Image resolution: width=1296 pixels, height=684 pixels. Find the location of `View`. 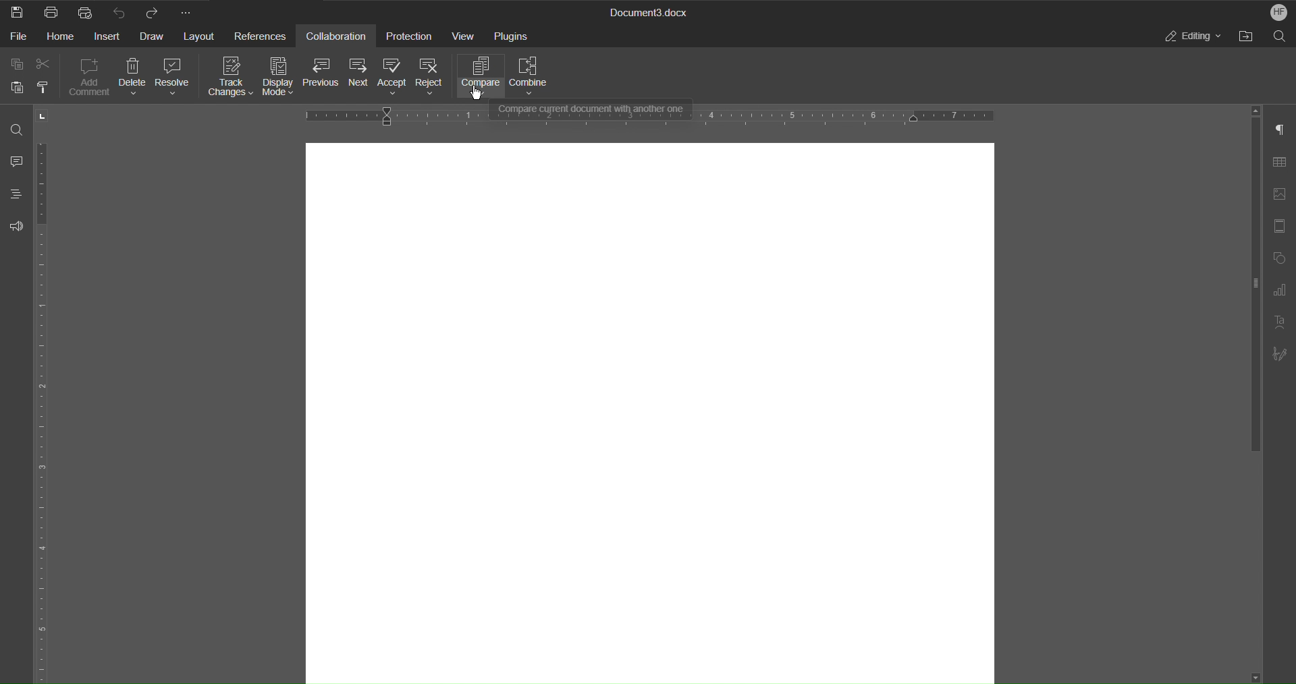

View is located at coordinates (465, 34).